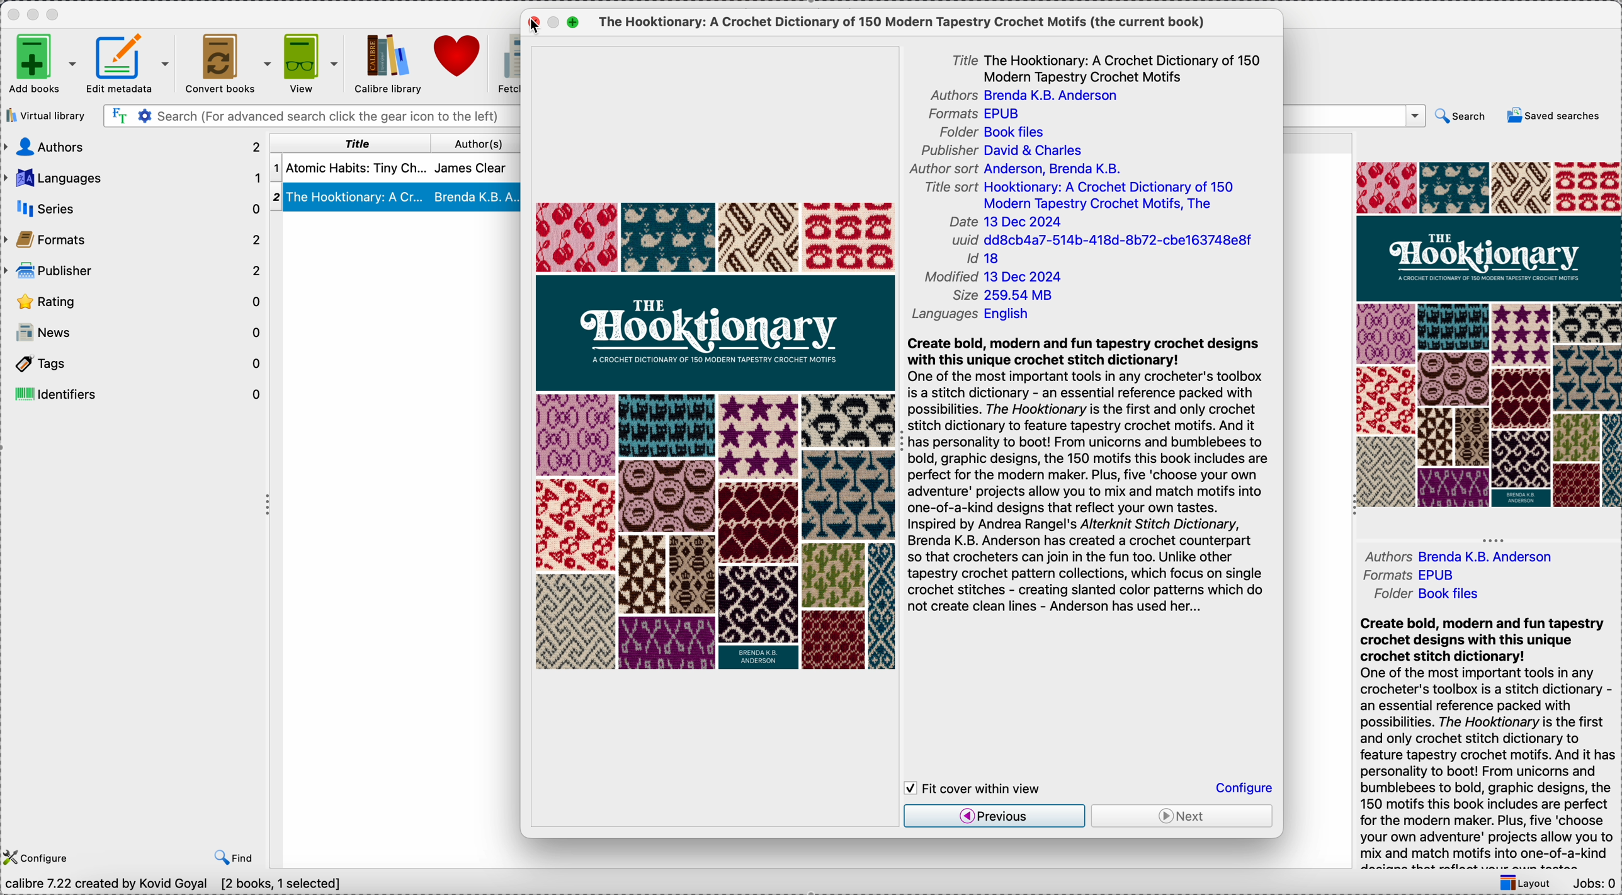  What do you see at coordinates (38, 857) in the screenshot?
I see `configure` at bounding box center [38, 857].